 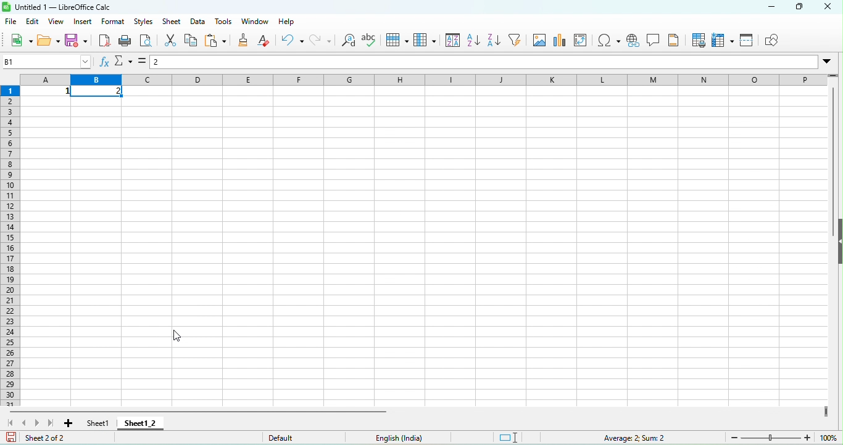 I want to click on untitled 1-libre office calc, so click(x=63, y=6).